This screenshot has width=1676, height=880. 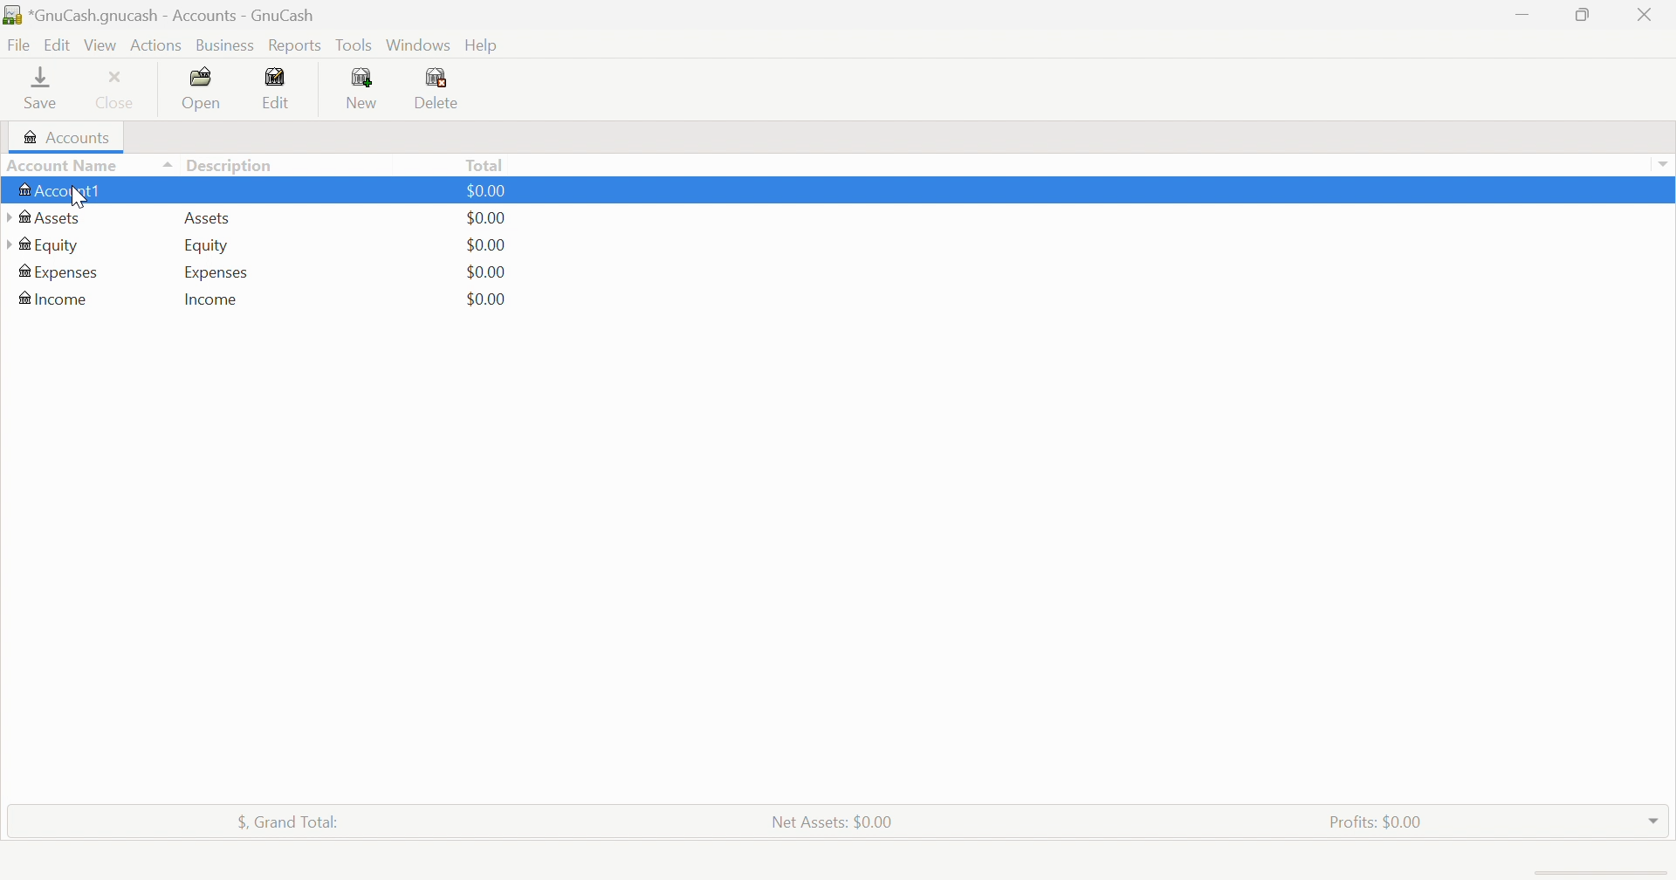 I want to click on $0.00, so click(x=485, y=244).